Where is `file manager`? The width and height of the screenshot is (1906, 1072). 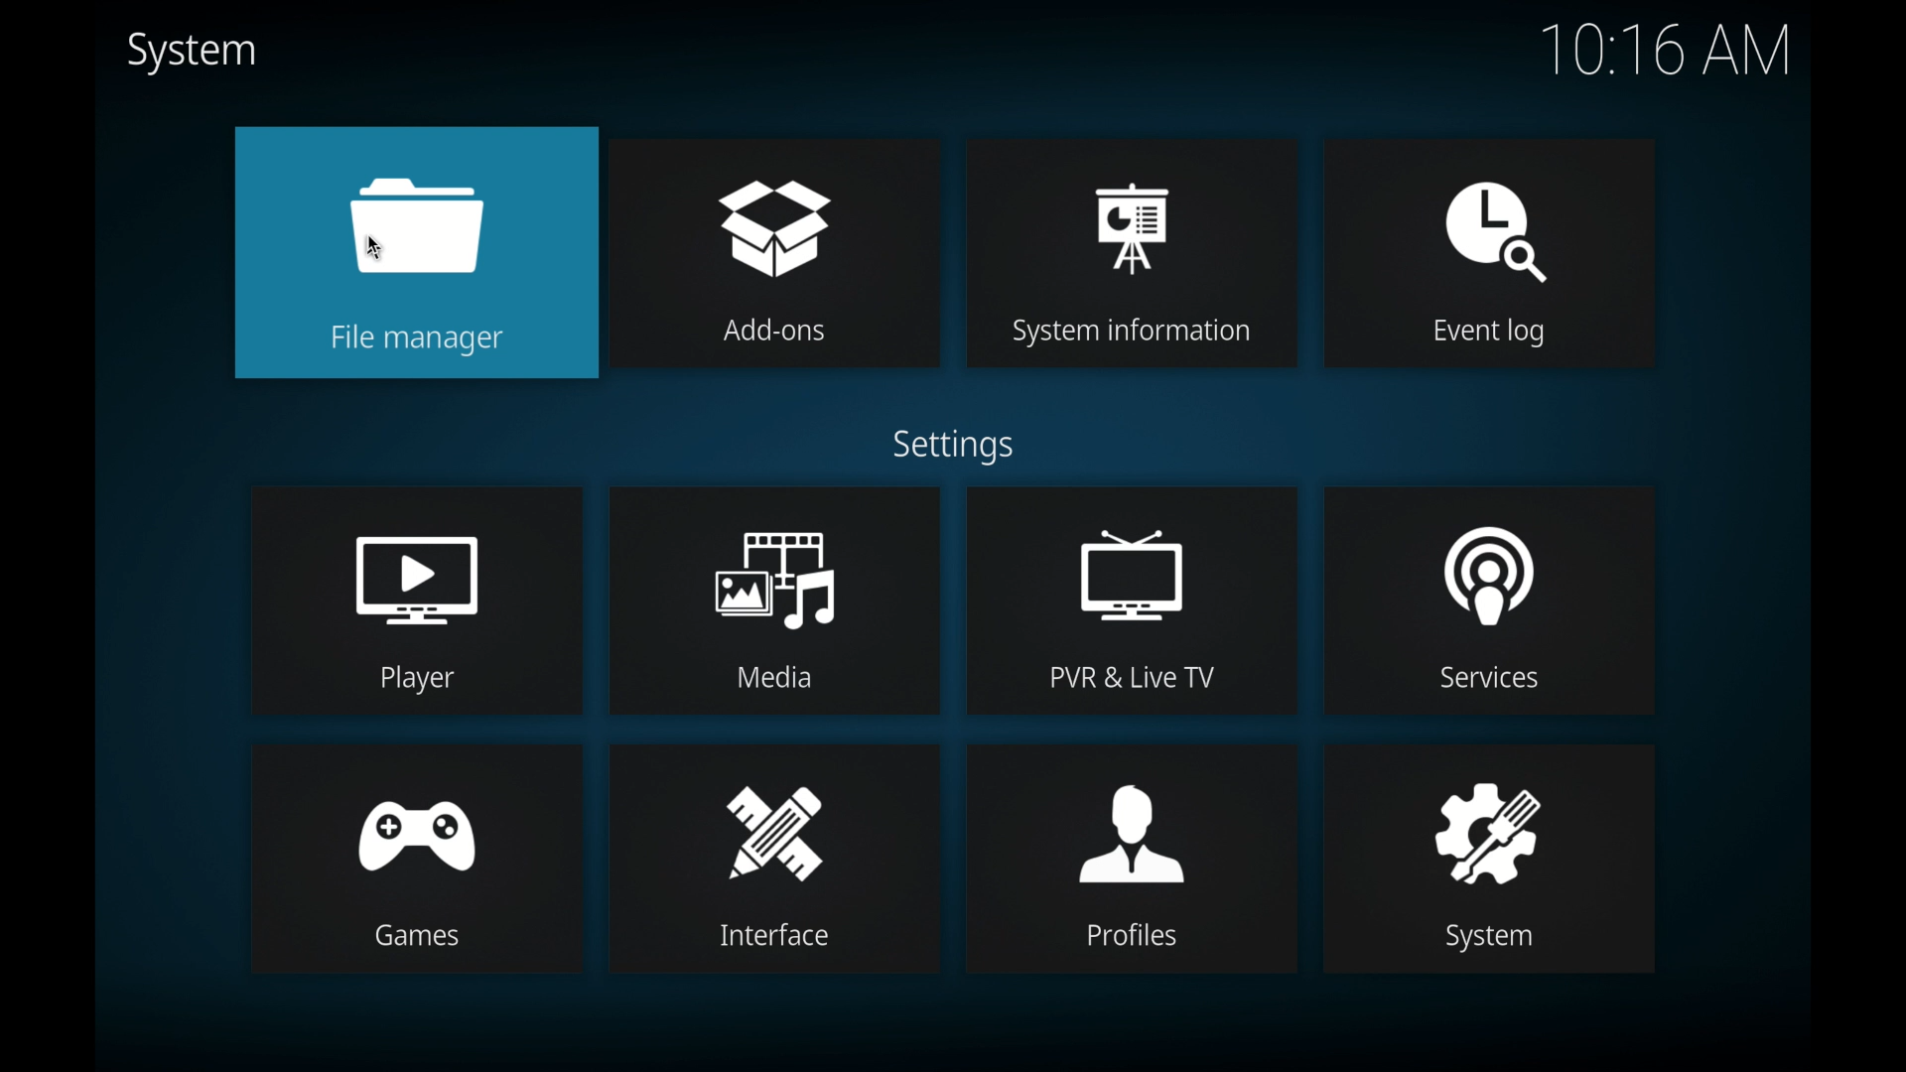
file manager is located at coordinates (416, 253).